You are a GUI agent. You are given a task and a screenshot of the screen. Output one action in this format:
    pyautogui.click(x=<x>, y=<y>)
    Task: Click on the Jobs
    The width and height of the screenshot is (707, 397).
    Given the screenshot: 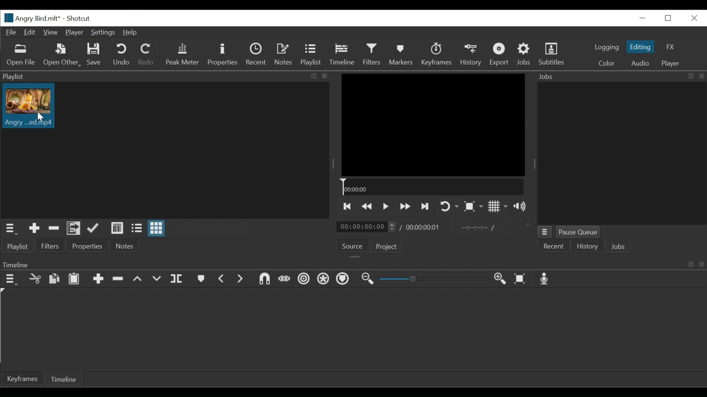 What is the action you would take?
    pyautogui.click(x=619, y=76)
    